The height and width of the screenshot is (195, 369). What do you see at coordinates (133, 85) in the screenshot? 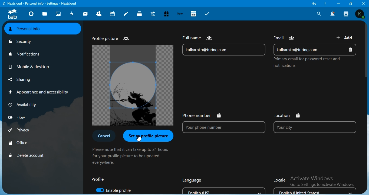
I see `image` at bounding box center [133, 85].